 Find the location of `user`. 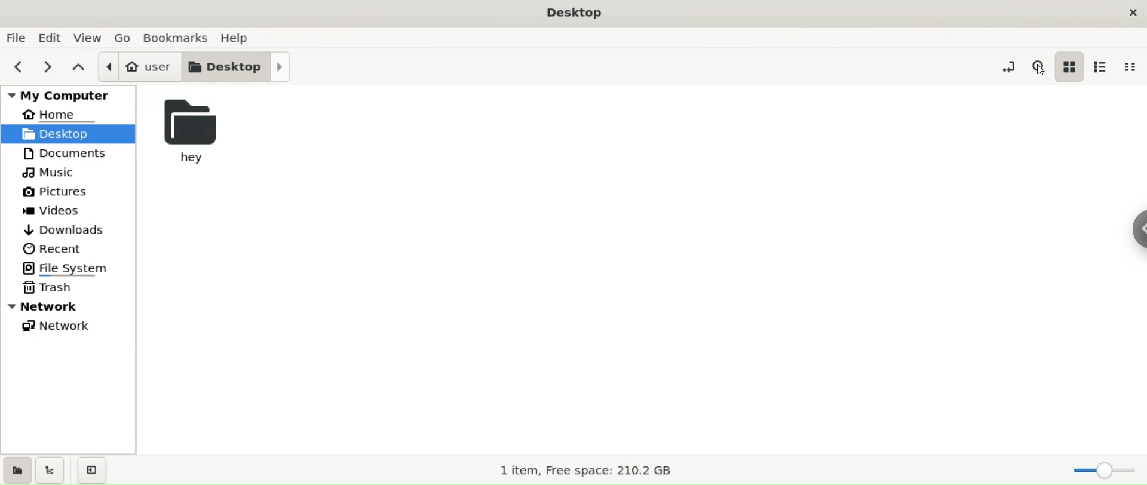

user is located at coordinates (134, 66).